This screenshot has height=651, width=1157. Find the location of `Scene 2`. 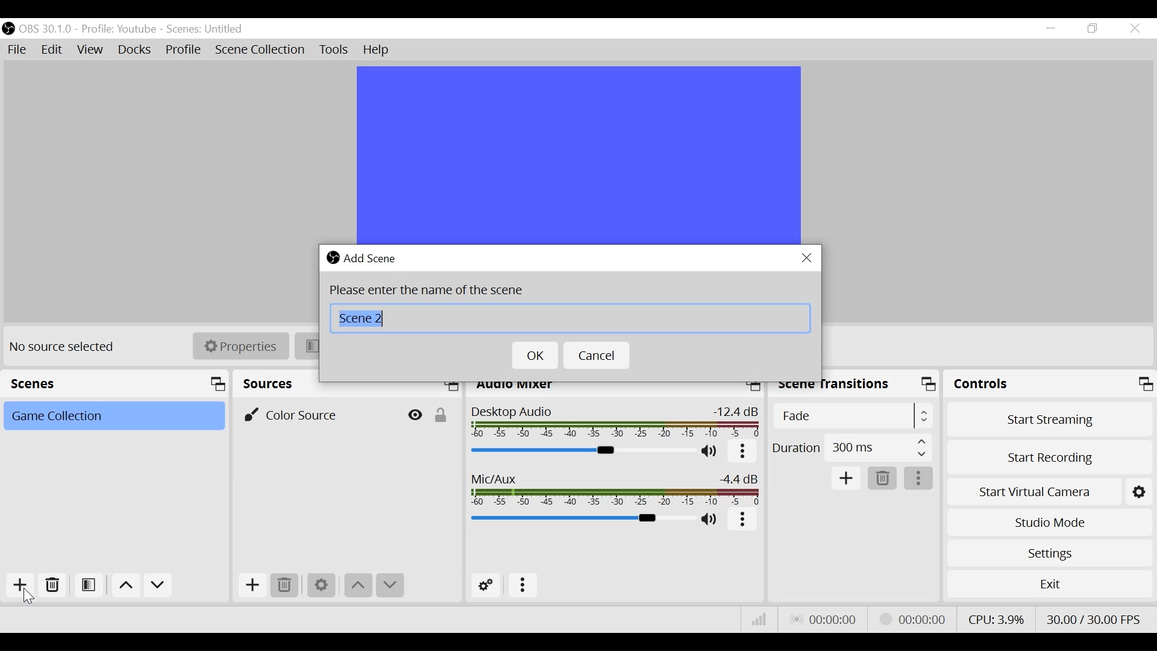

Scene 2 is located at coordinates (570, 319).